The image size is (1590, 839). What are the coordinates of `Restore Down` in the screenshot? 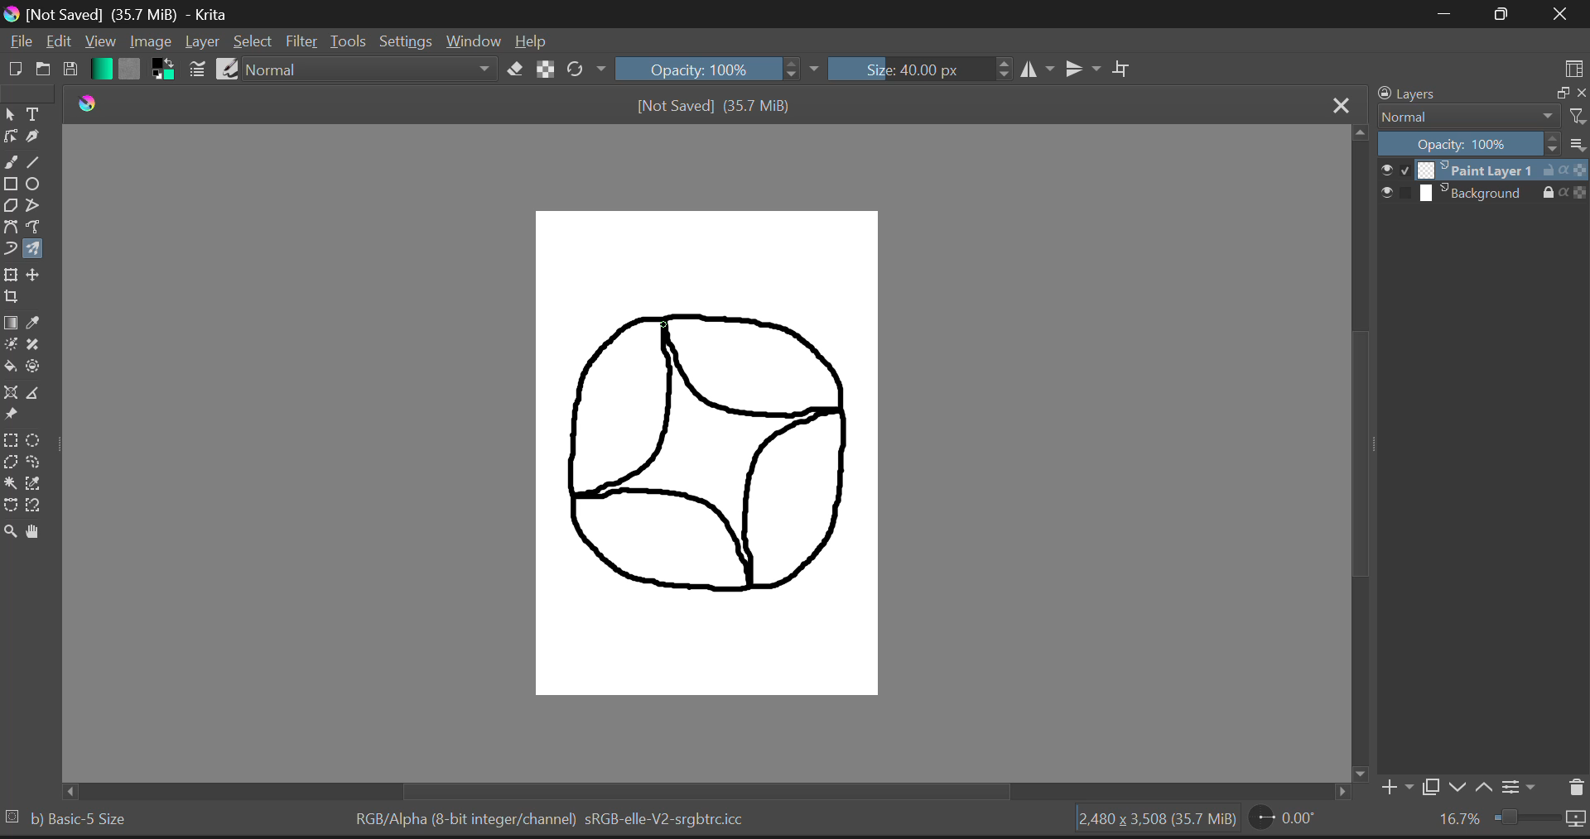 It's located at (1449, 13).